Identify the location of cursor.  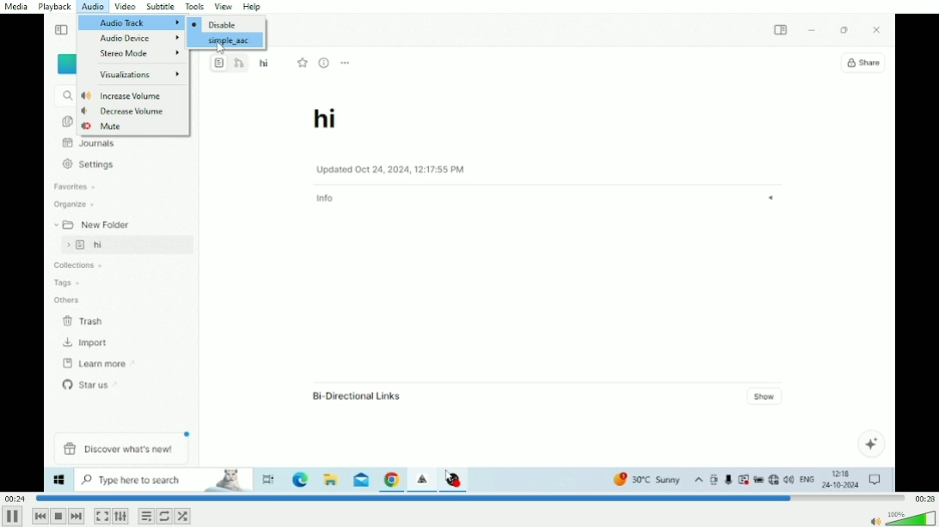
(221, 49).